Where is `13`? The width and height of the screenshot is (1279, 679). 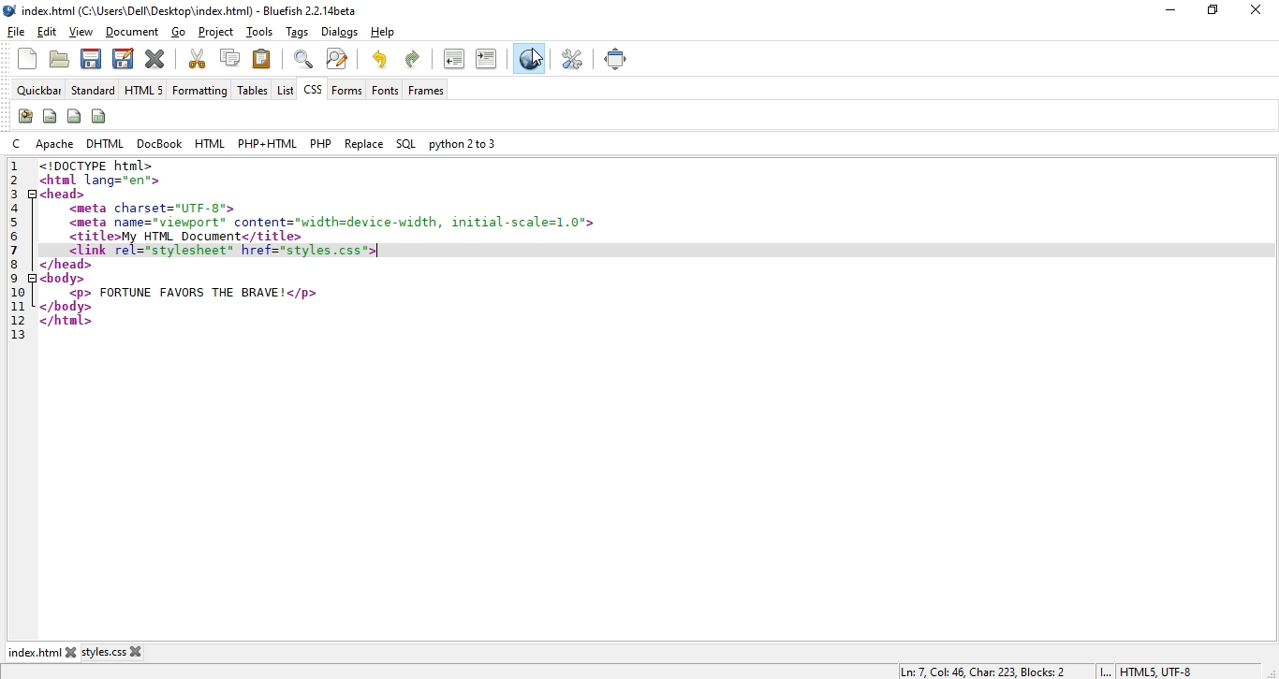
13 is located at coordinates (17, 336).